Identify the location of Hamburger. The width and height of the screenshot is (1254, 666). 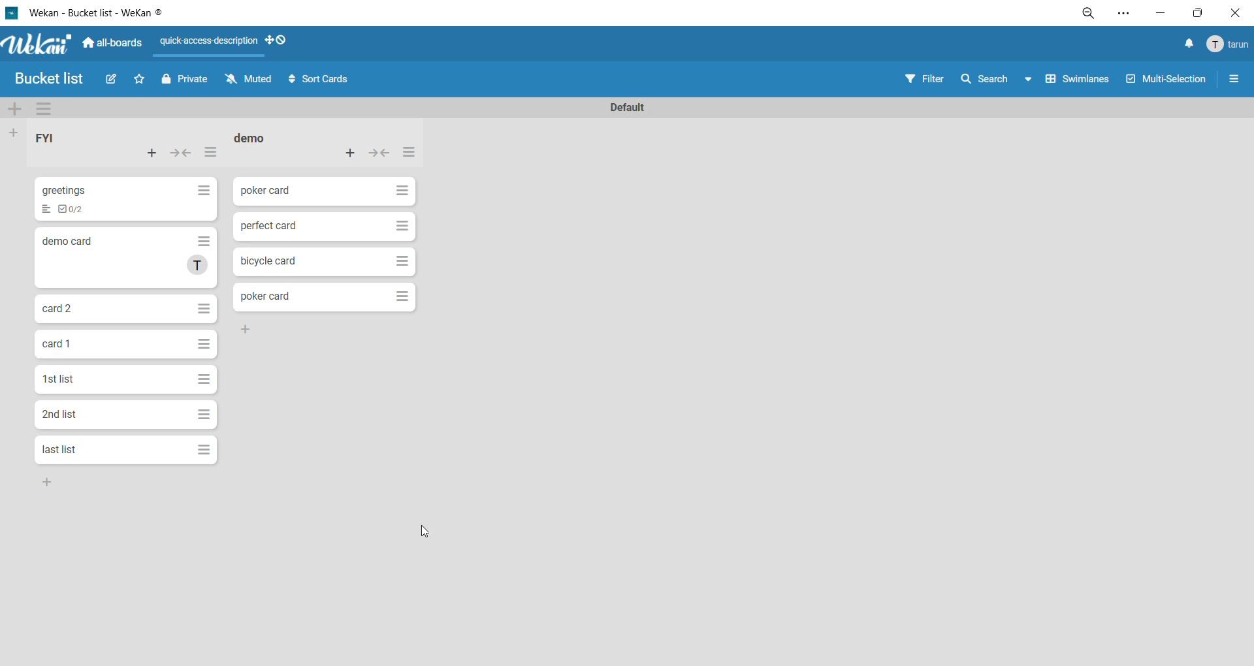
(201, 190).